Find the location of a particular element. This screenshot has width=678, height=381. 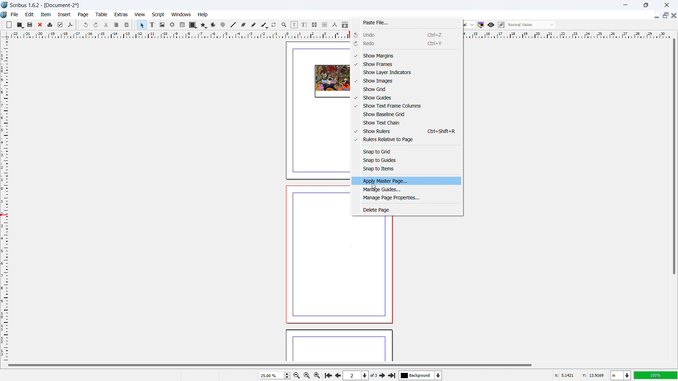

snap to guides is located at coordinates (406, 161).